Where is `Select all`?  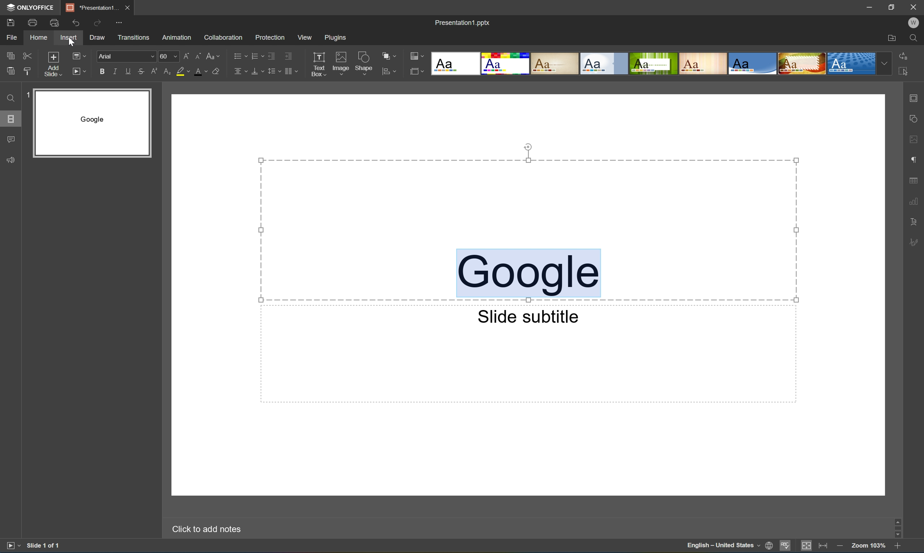
Select all is located at coordinates (903, 72).